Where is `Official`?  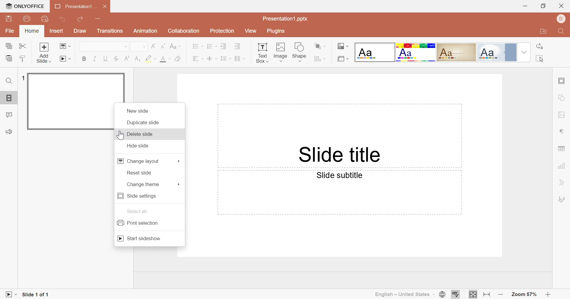 Official is located at coordinates (496, 51).